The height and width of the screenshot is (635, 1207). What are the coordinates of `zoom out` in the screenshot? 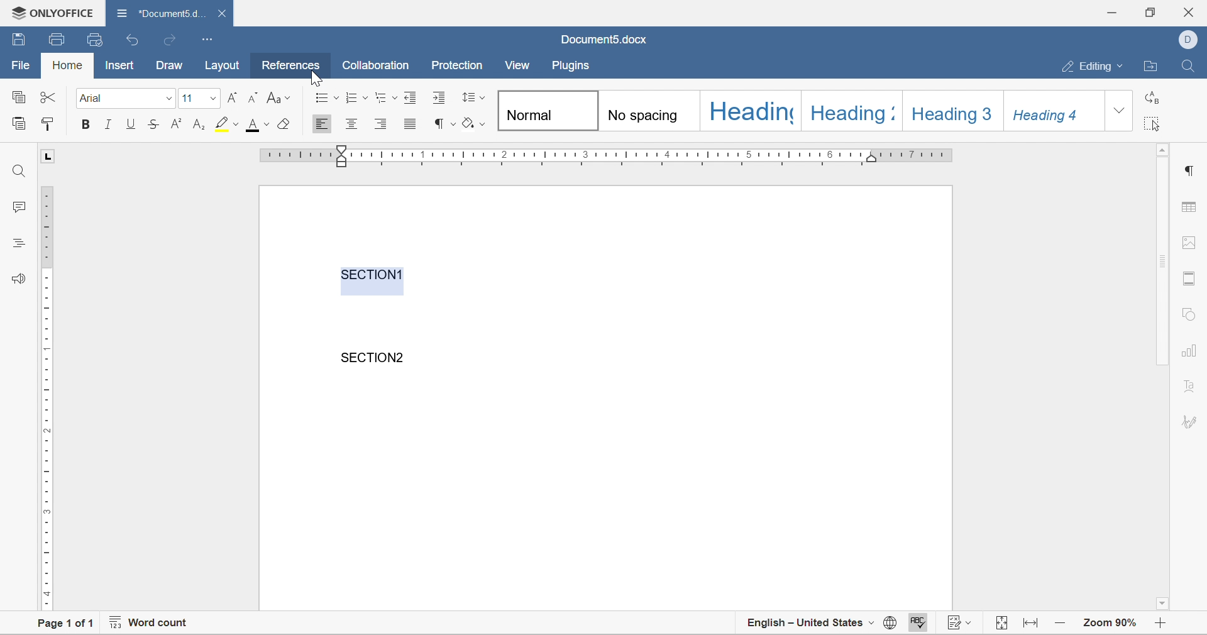 It's located at (1164, 624).